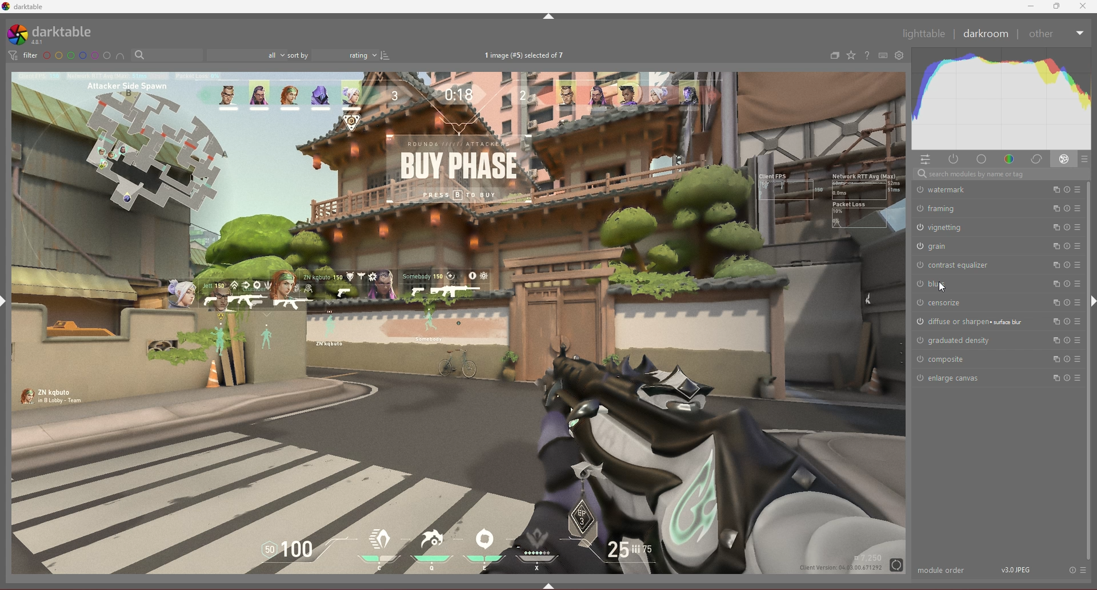 This screenshot has height=590, width=1097. Describe the element at coordinates (924, 160) in the screenshot. I see `quick access panel` at that location.